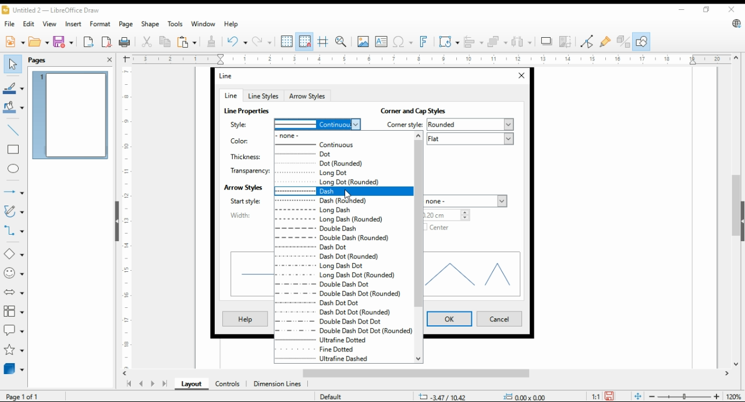 This screenshot has width=745, height=402. Describe the element at coordinates (13, 192) in the screenshot. I see `lines and arrows` at that location.